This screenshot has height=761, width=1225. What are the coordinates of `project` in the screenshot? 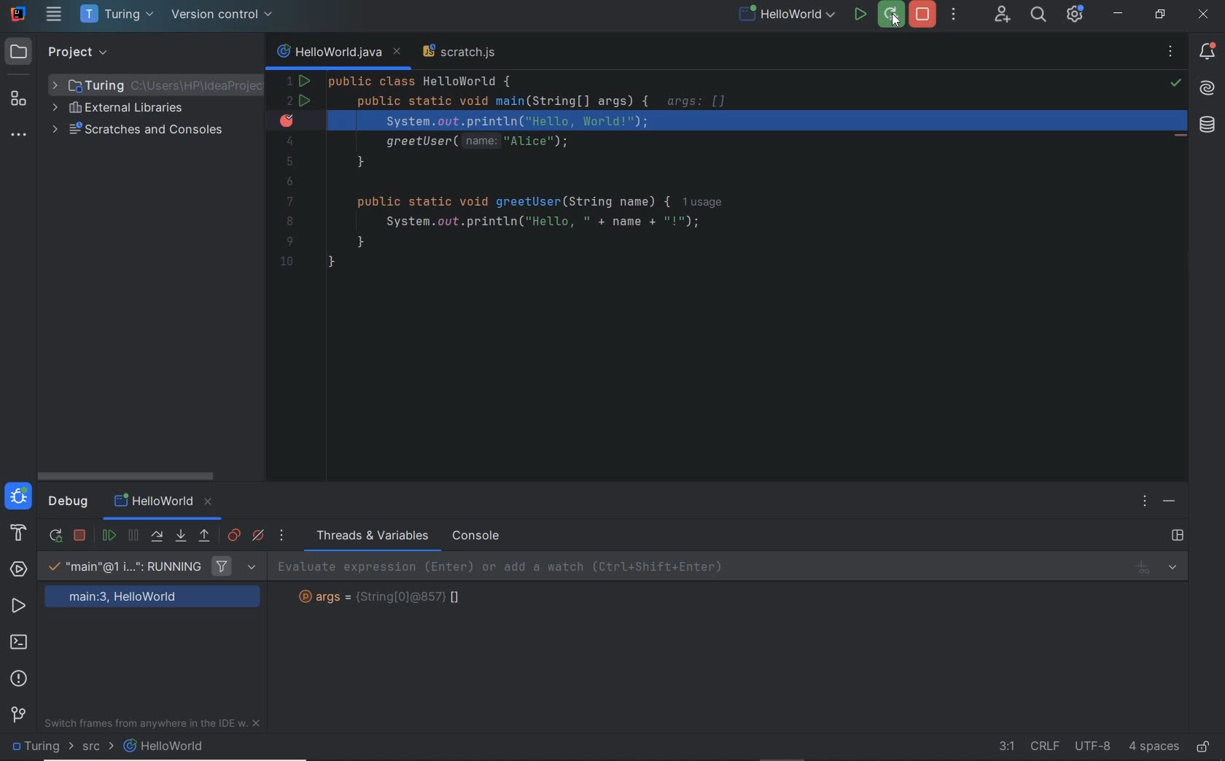 It's located at (63, 52).